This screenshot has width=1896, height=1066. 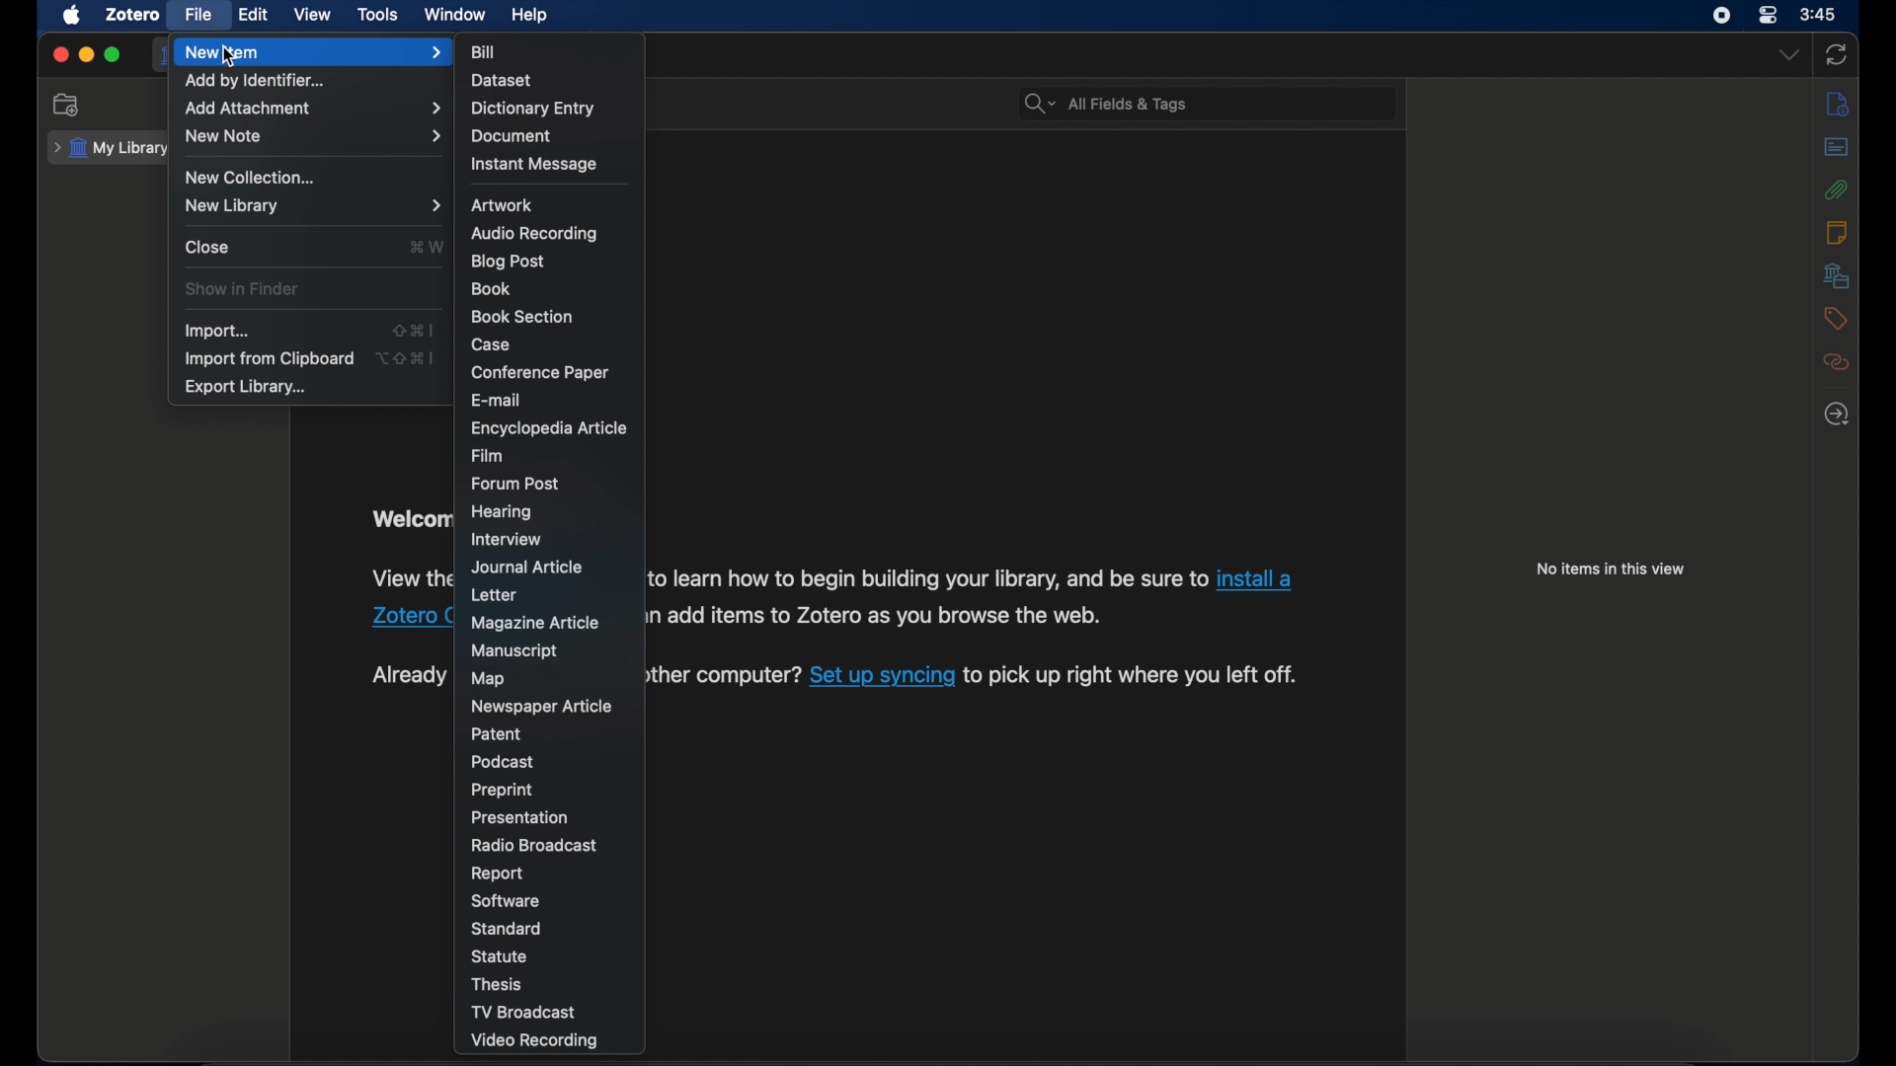 I want to click on notes, so click(x=1837, y=233).